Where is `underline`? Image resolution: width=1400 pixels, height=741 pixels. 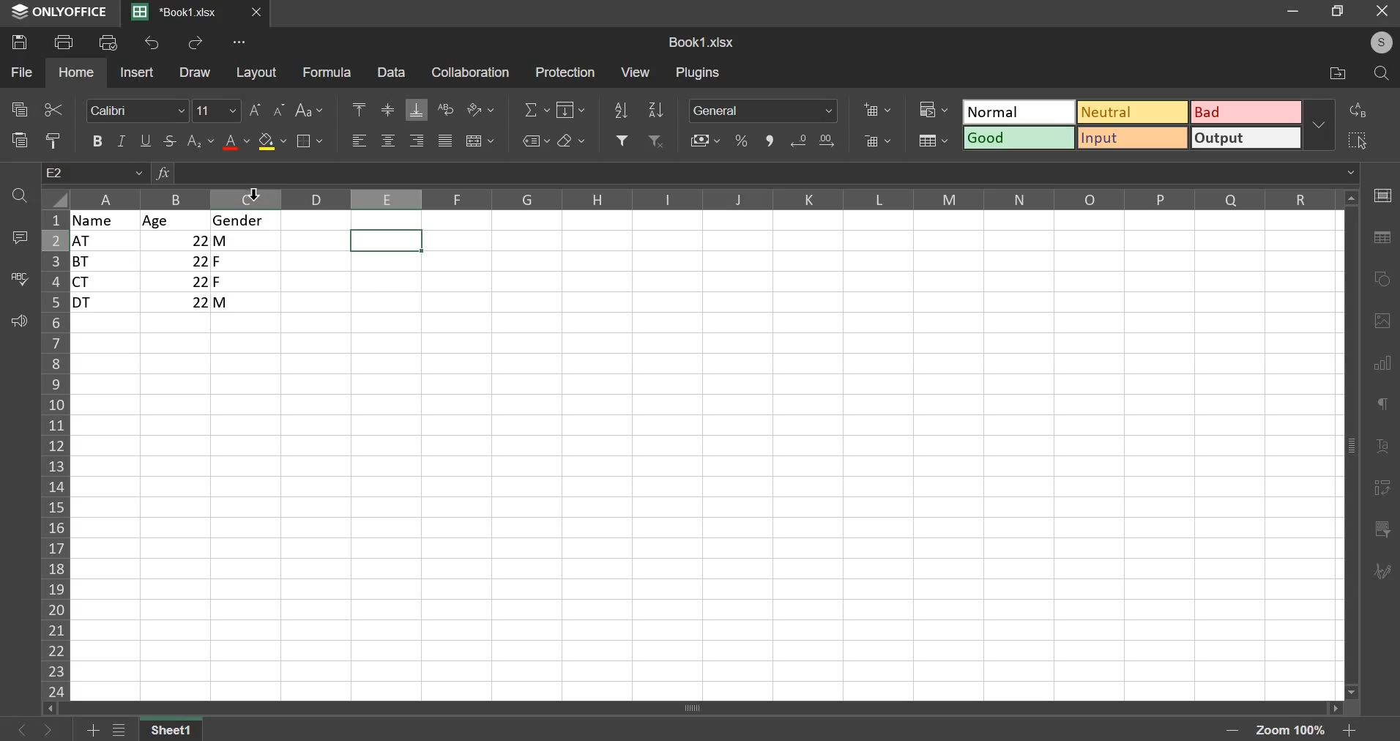
underline is located at coordinates (147, 140).